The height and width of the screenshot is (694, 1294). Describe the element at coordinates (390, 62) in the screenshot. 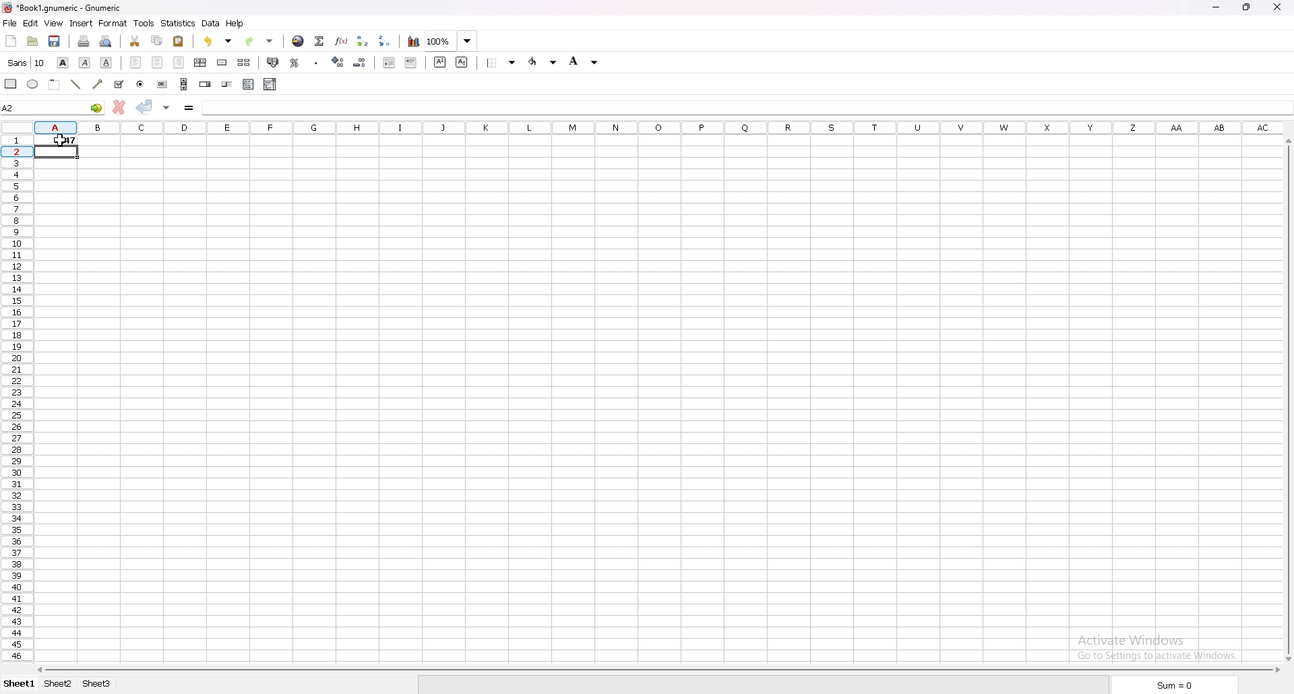

I see `decrease indent` at that location.